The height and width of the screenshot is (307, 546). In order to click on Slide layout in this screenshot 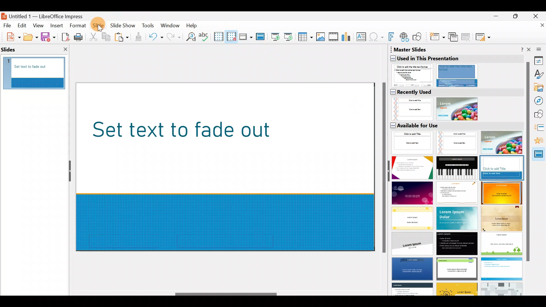, I will do `click(483, 37)`.